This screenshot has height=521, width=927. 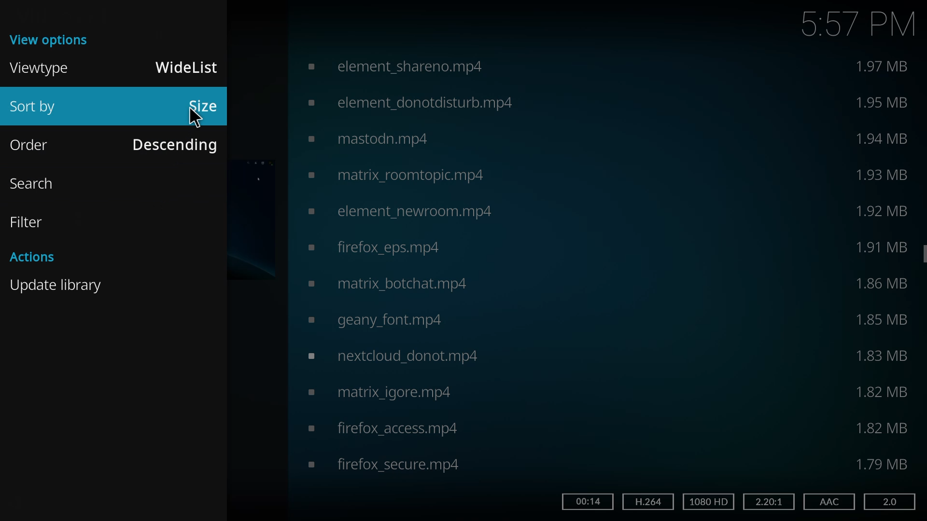 What do you see at coordinates (377, 320) in the screenshot?
I see `video` at bounding box center [377, 320].